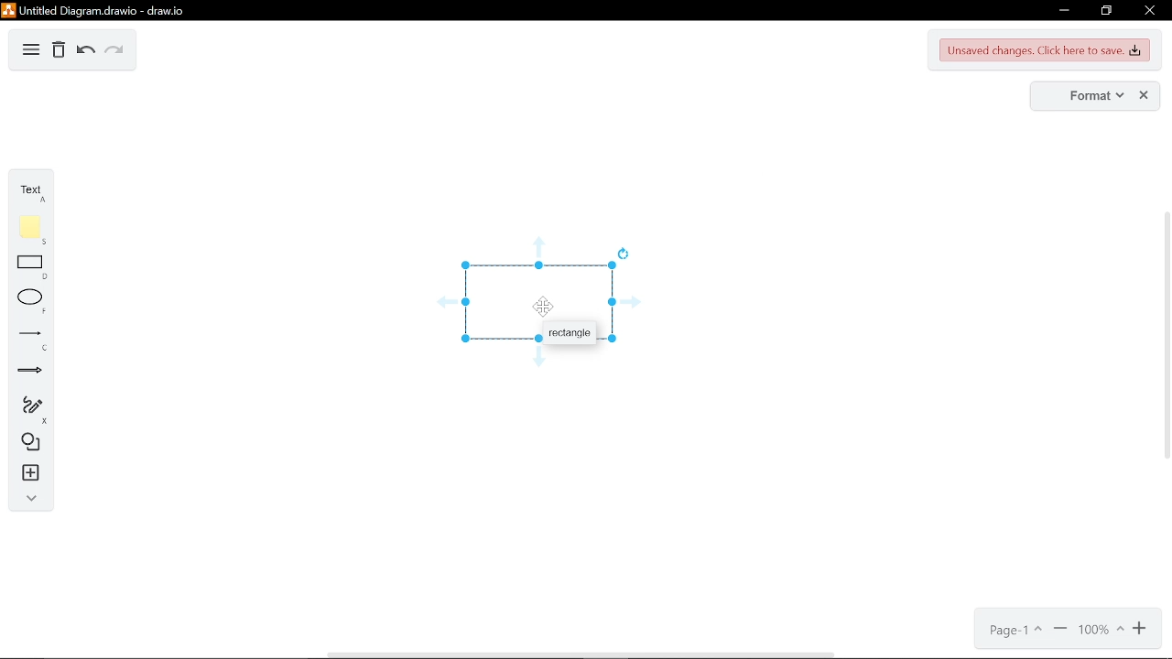 Image resolution: width=1172 pixels, height=659 pixels. I want to click on shapes, so click(33, 444).